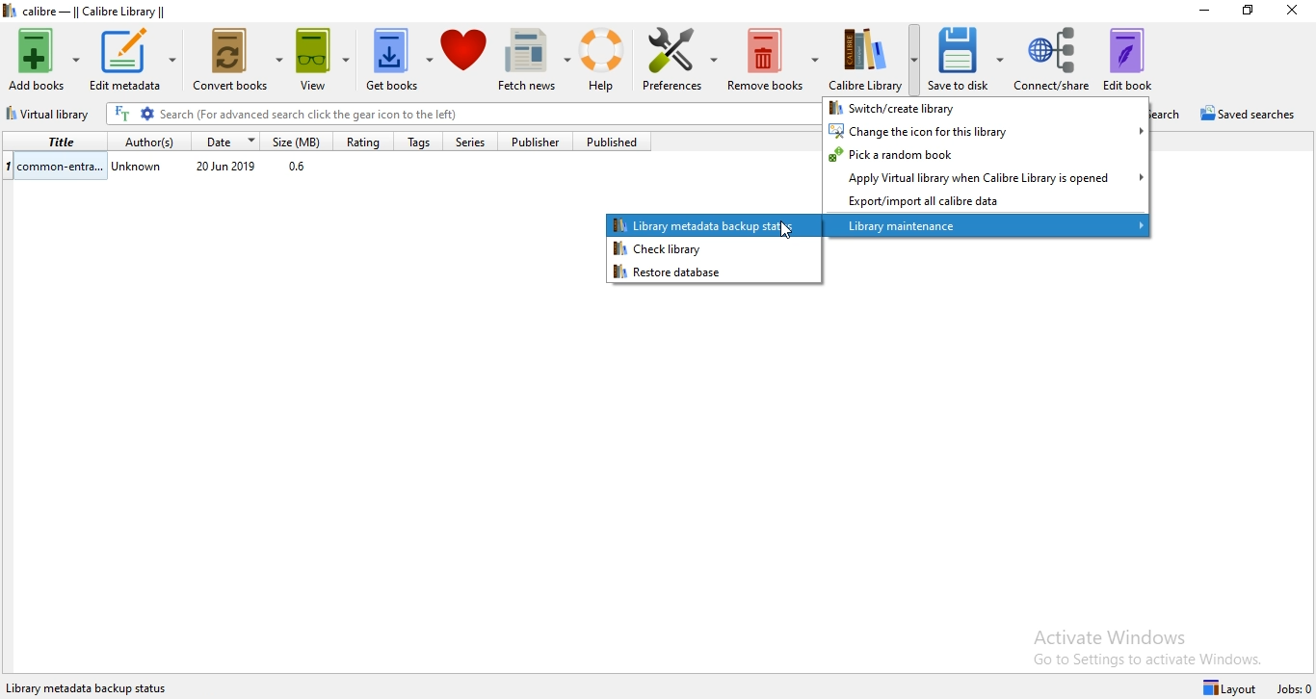 The width and height of the screenshot is (1316, 699). Describe the element at coordinates (239, 64) in the screenshot. I see `Convert books` at that location.